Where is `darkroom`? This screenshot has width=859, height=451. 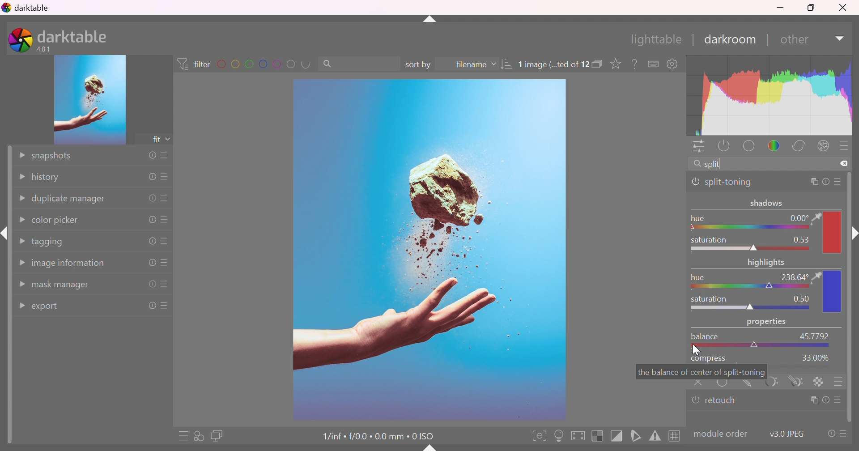
darkroom is located at coordinates (733, 40).